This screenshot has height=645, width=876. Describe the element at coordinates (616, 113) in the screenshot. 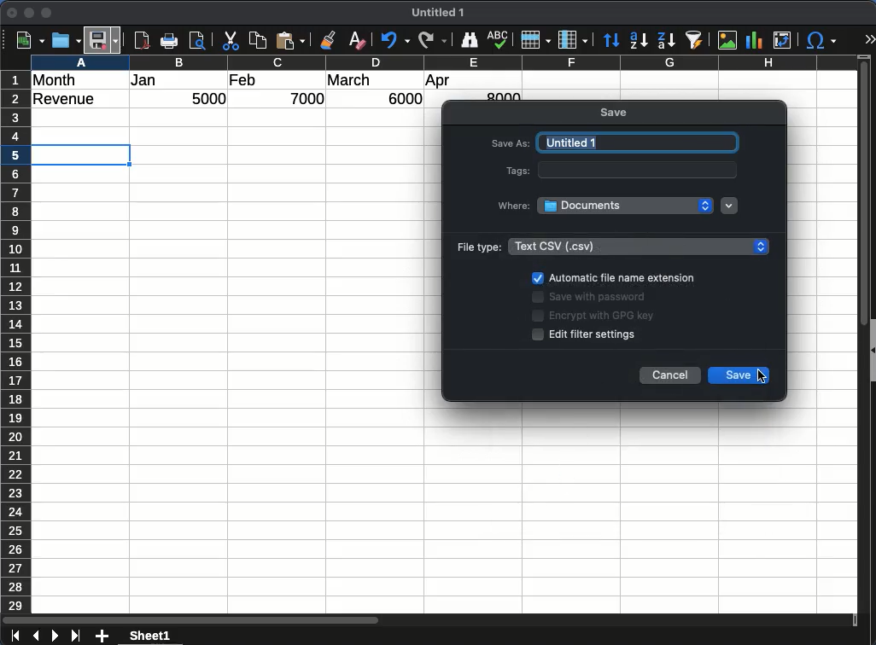

I see `save` at that location.